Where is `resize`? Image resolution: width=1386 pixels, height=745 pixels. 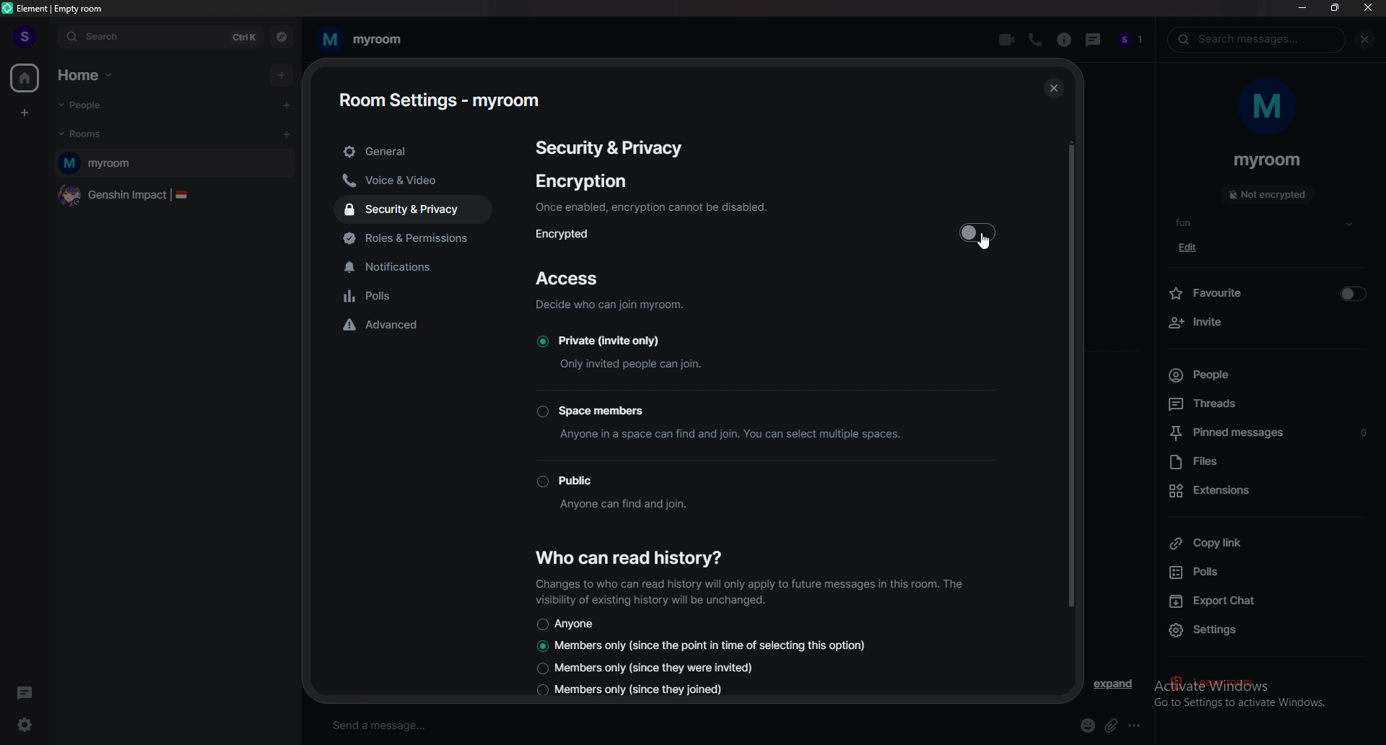 resize is located at coordinates (1335, 8).